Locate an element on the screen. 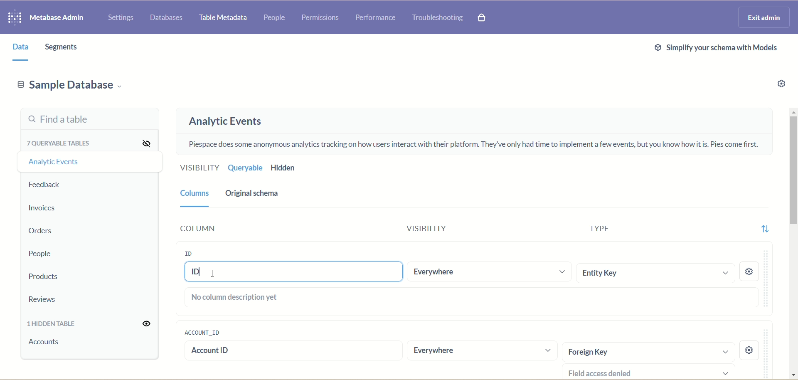 Image resolution: width=798 pixels, height=380 pixels. cursor is located at coordinates (217, 273).